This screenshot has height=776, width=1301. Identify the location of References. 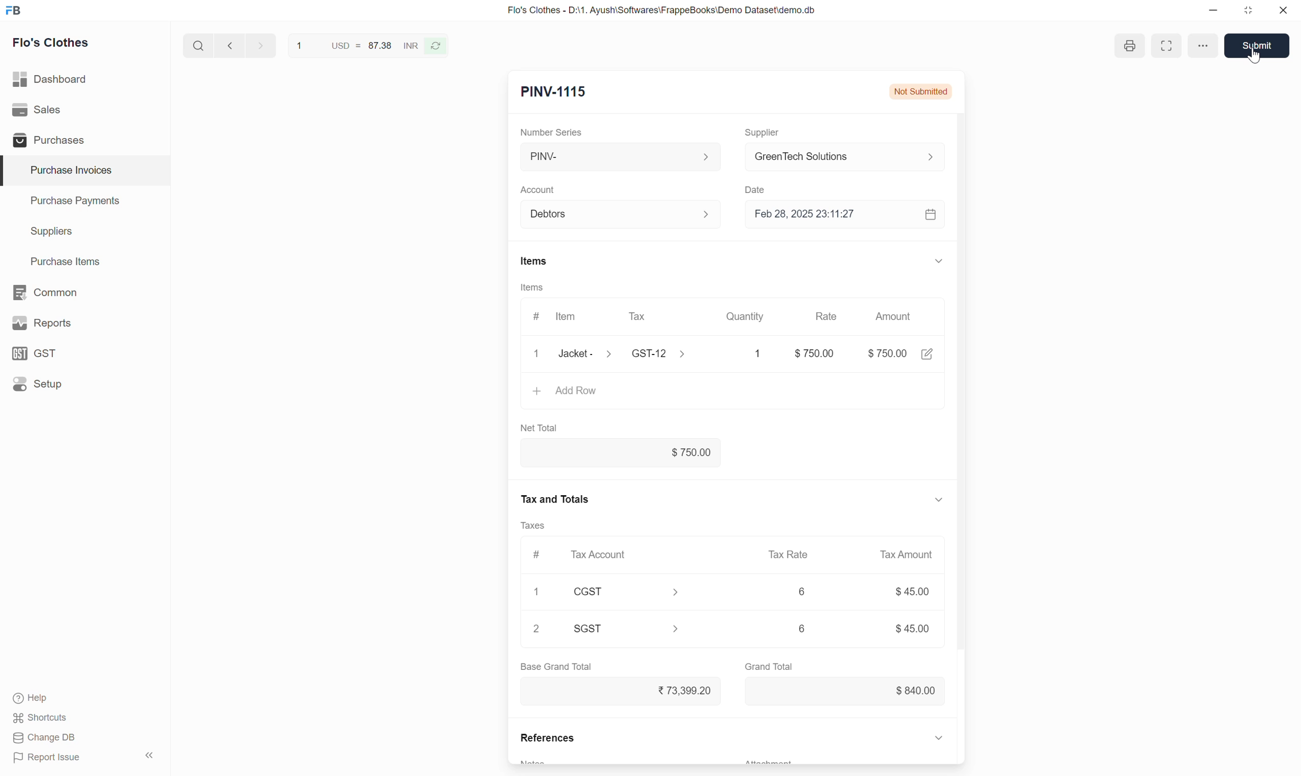
(547, 737).